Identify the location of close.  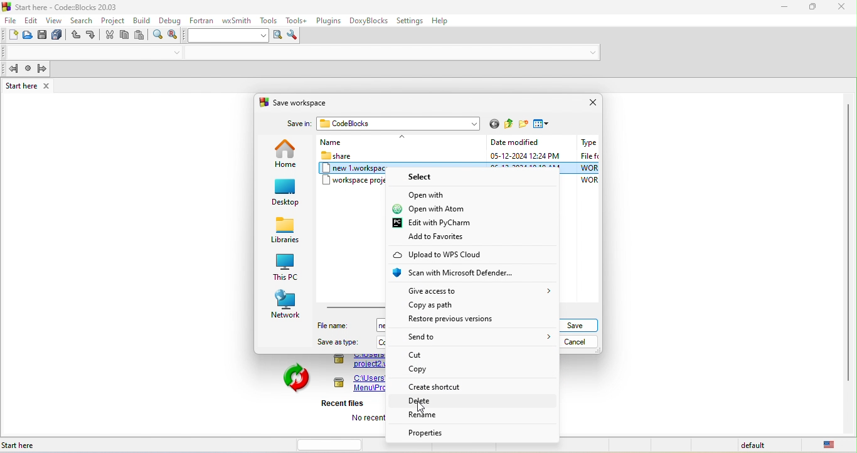
(843, 9).